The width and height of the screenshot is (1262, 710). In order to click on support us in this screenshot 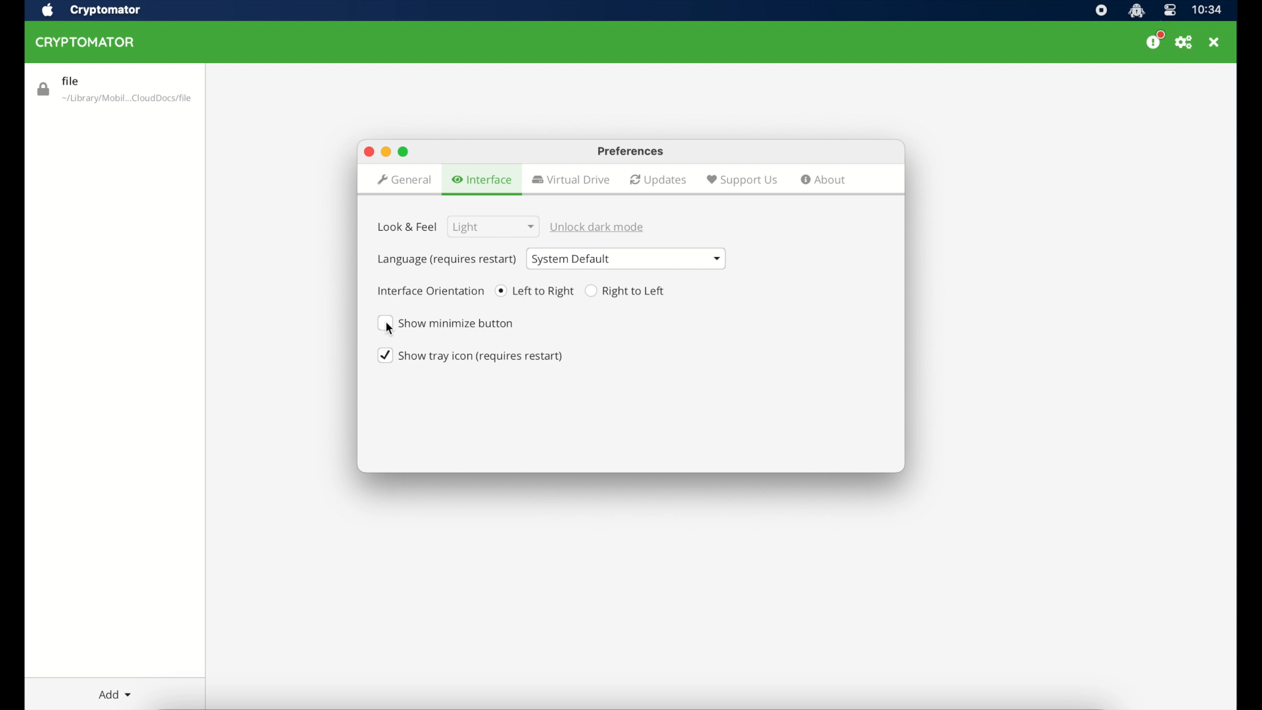, I will do `click(742, 181)`.